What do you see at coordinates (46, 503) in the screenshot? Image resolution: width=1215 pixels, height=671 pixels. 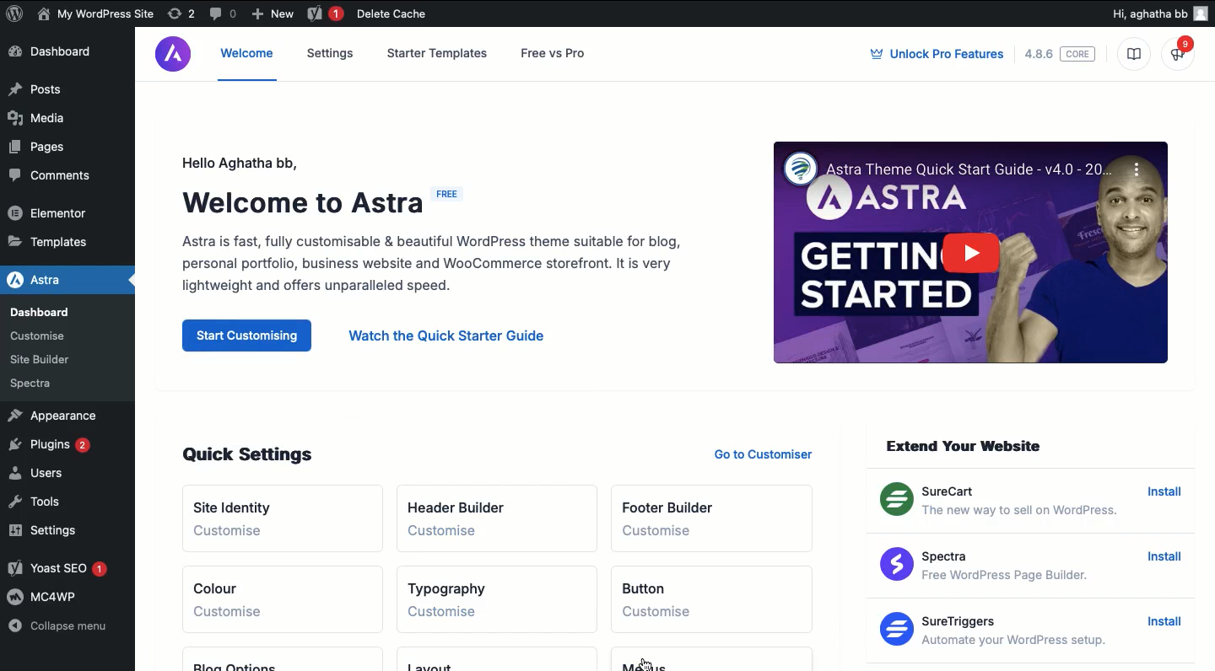 I see ` Tools` at bounding box center [46, 503].